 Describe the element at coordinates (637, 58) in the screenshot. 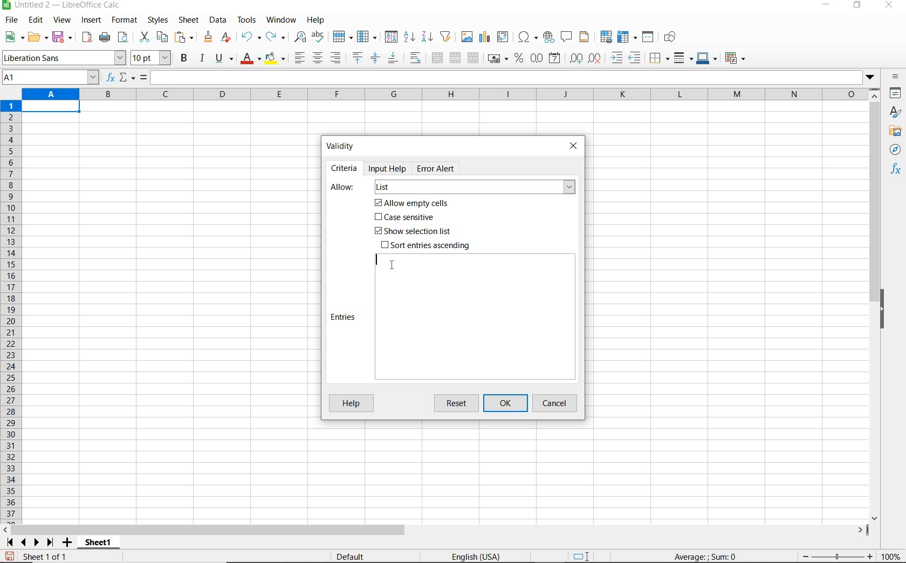

I see `decrease indent` at that location.